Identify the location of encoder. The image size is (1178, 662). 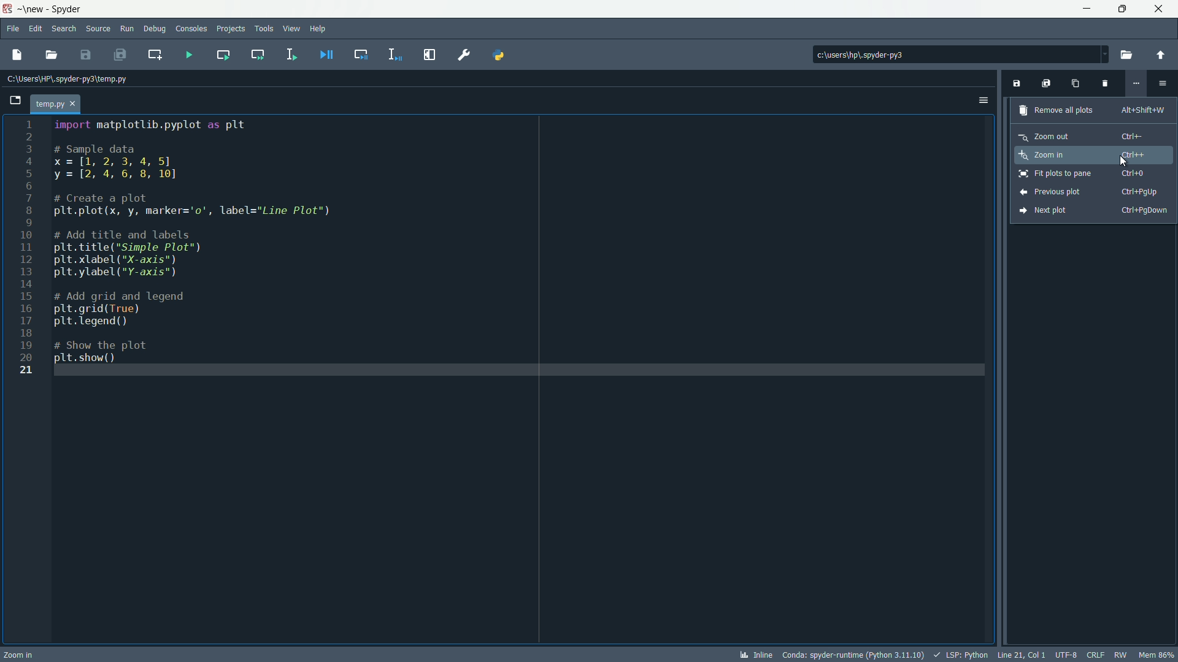
(1066, 655).